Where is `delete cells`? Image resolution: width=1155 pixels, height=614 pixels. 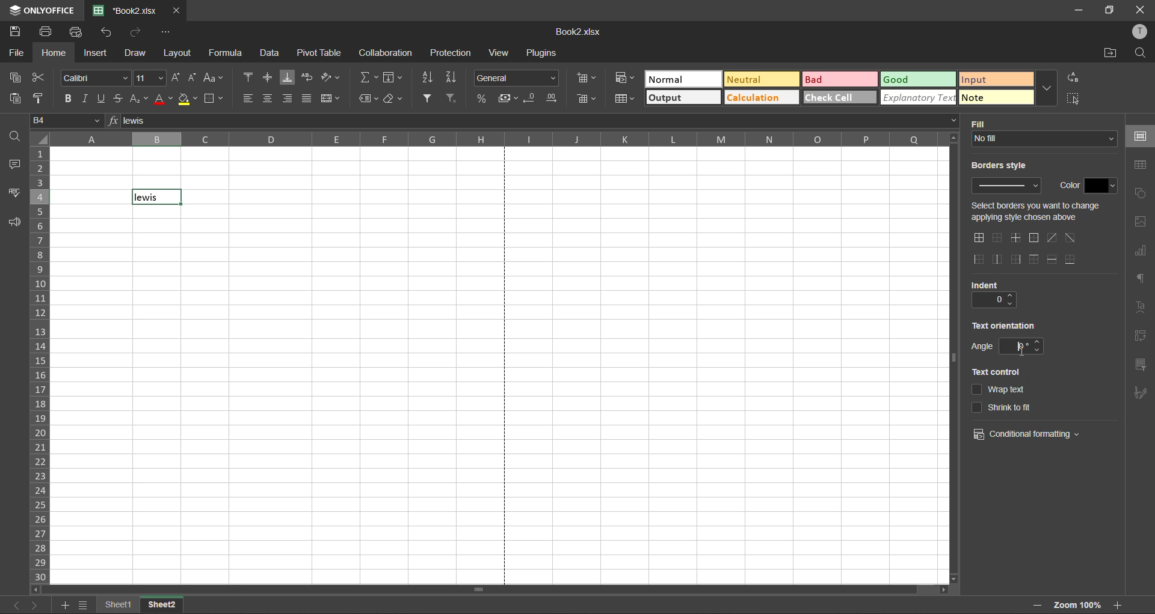
delete cells is located at coordinates (587, 100).